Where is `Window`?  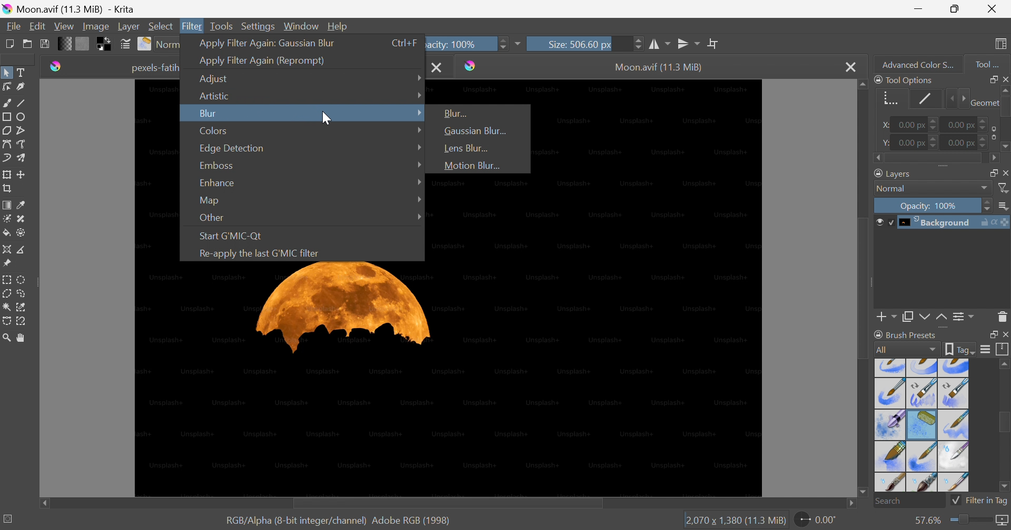 Window is located at coordinates (299, 27).